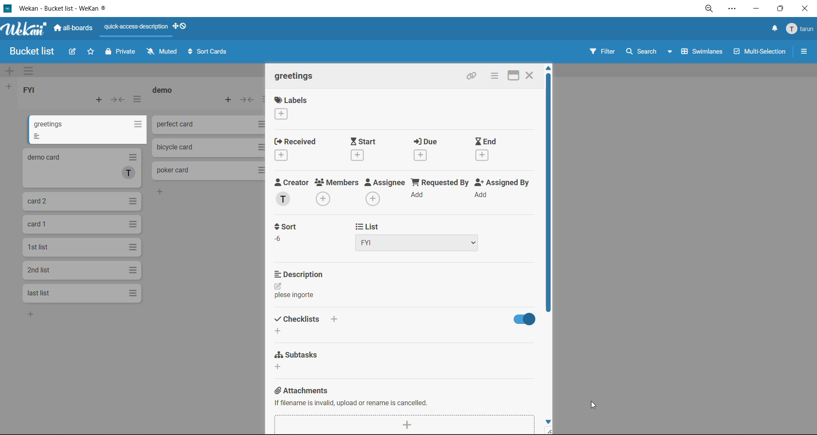 Image resolution: width=817 pixels, height=435 pixels. What do you see at coordinates (32, 71) in the screenshot?
I see `swimlane actions` at bounding box center [32, 71].